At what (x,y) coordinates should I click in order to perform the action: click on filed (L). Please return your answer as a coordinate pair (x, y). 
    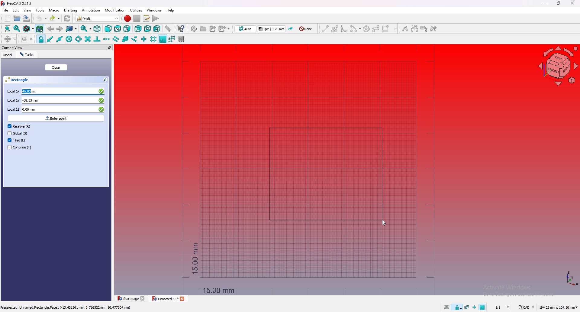
    Looking at the image, I should click on (18, 140).